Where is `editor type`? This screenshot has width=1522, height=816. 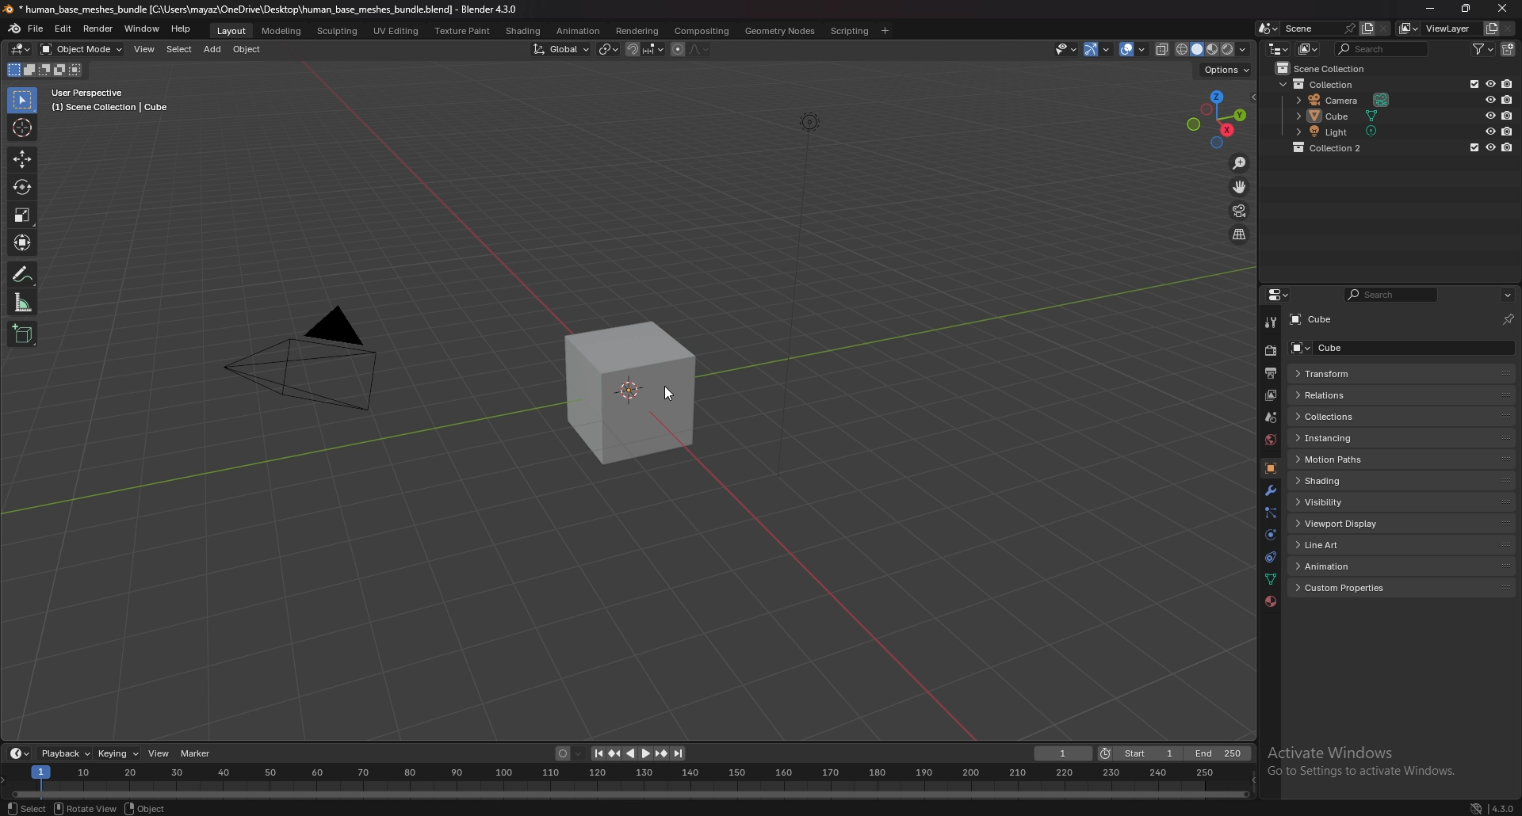
editor type is located at coordinates (21, 753).